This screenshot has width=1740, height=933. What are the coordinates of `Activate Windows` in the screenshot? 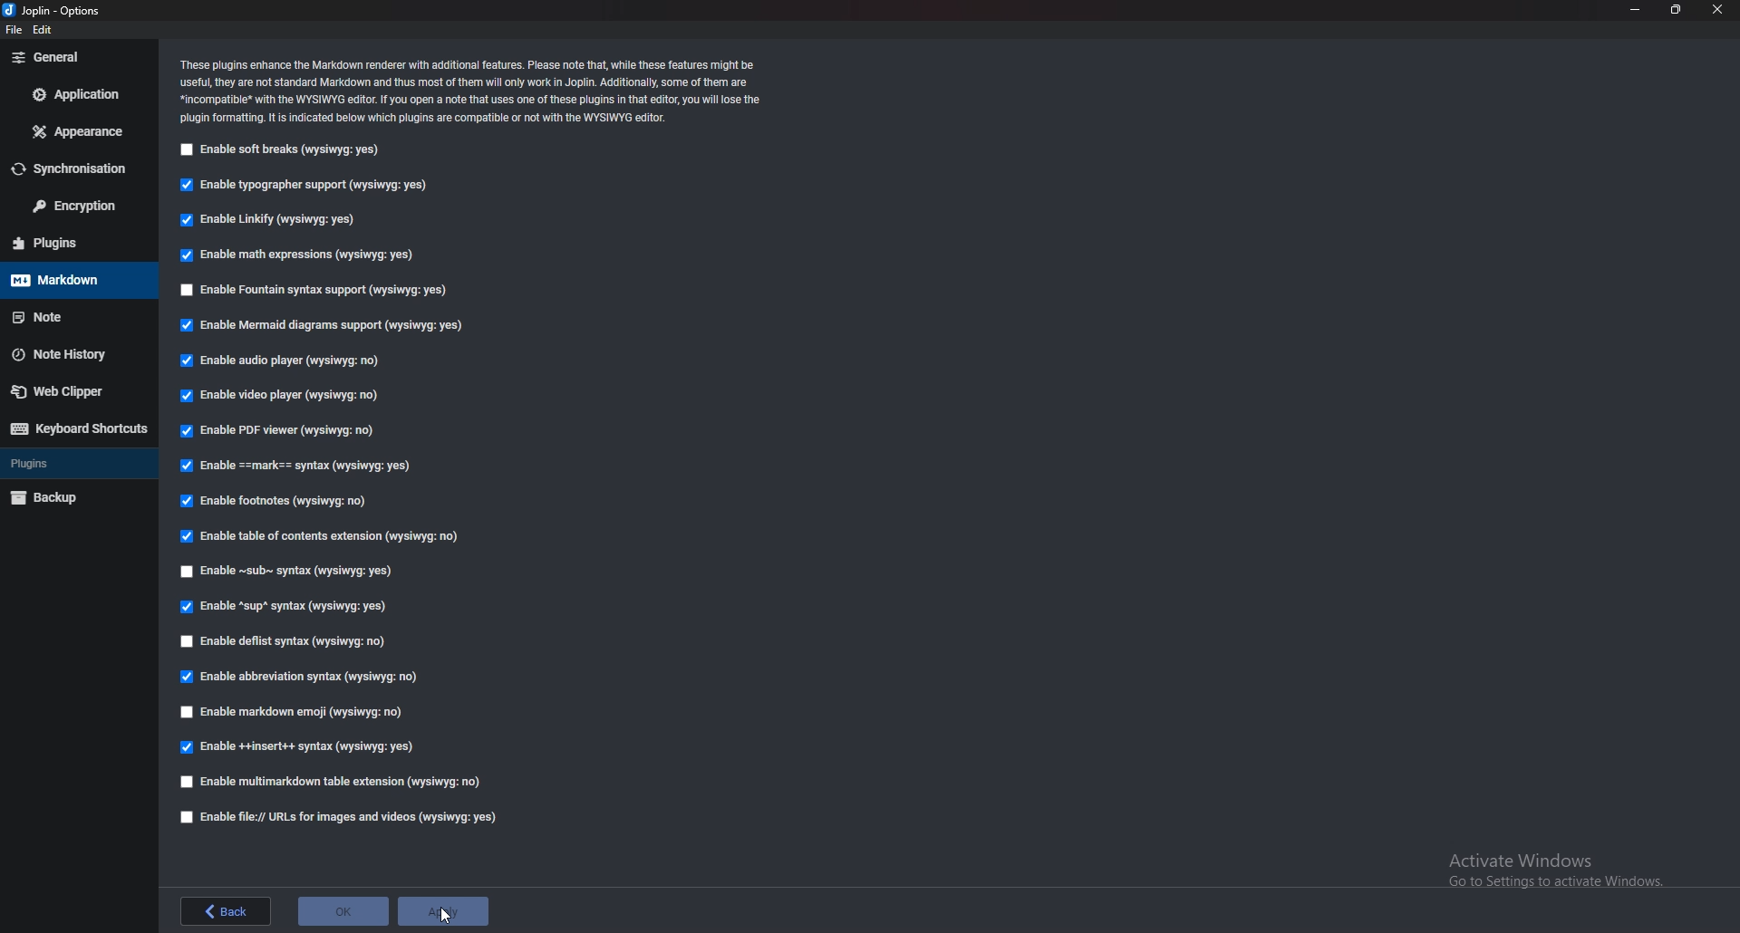 It's located at (1553, 870).